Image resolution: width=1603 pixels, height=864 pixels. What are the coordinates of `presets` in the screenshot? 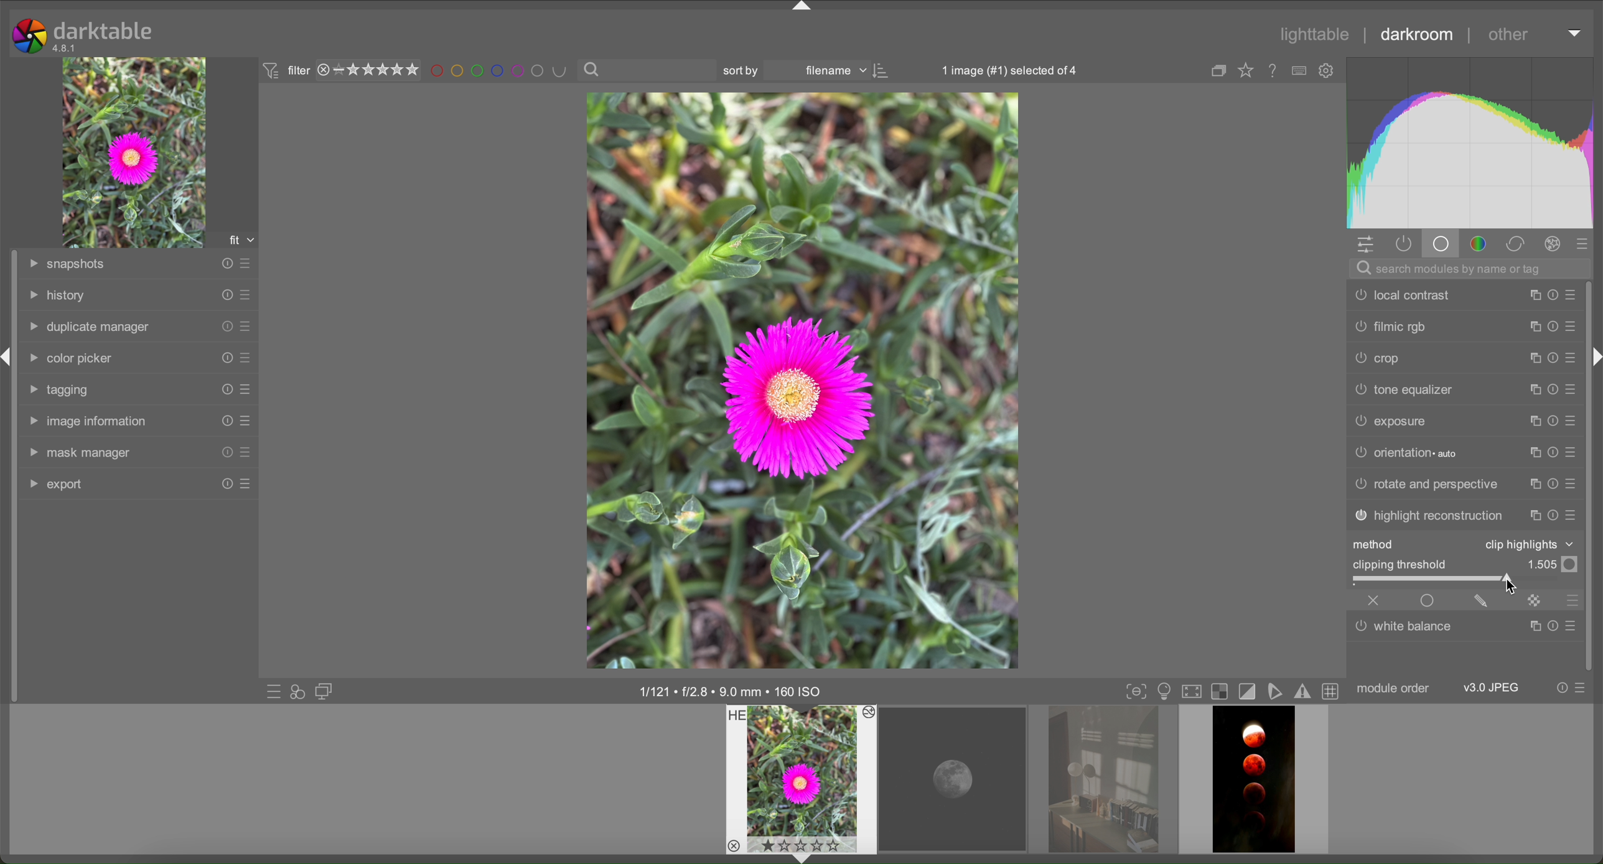 It's located at (245, 389).